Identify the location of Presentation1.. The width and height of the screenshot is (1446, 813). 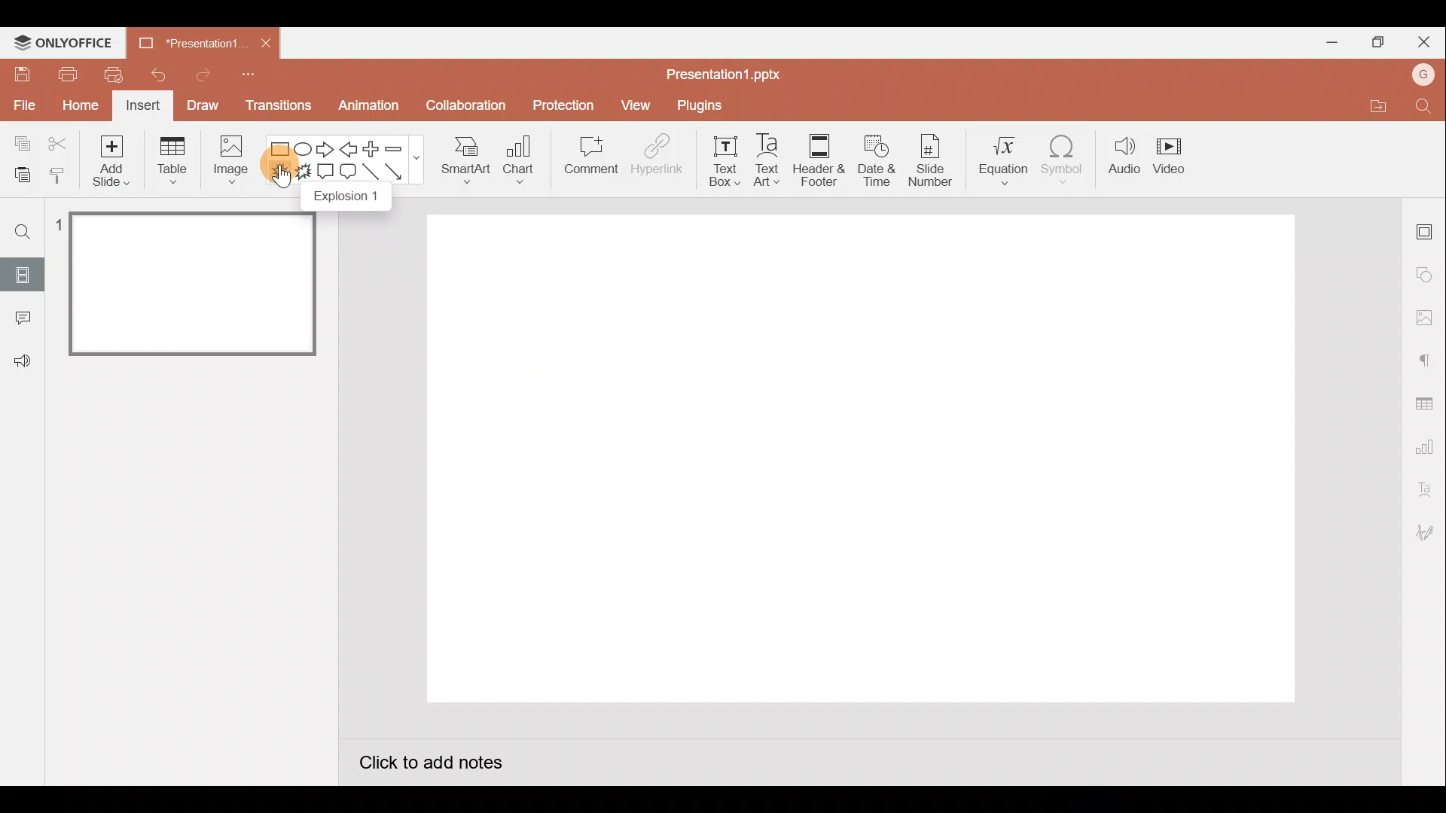
(191, 41).